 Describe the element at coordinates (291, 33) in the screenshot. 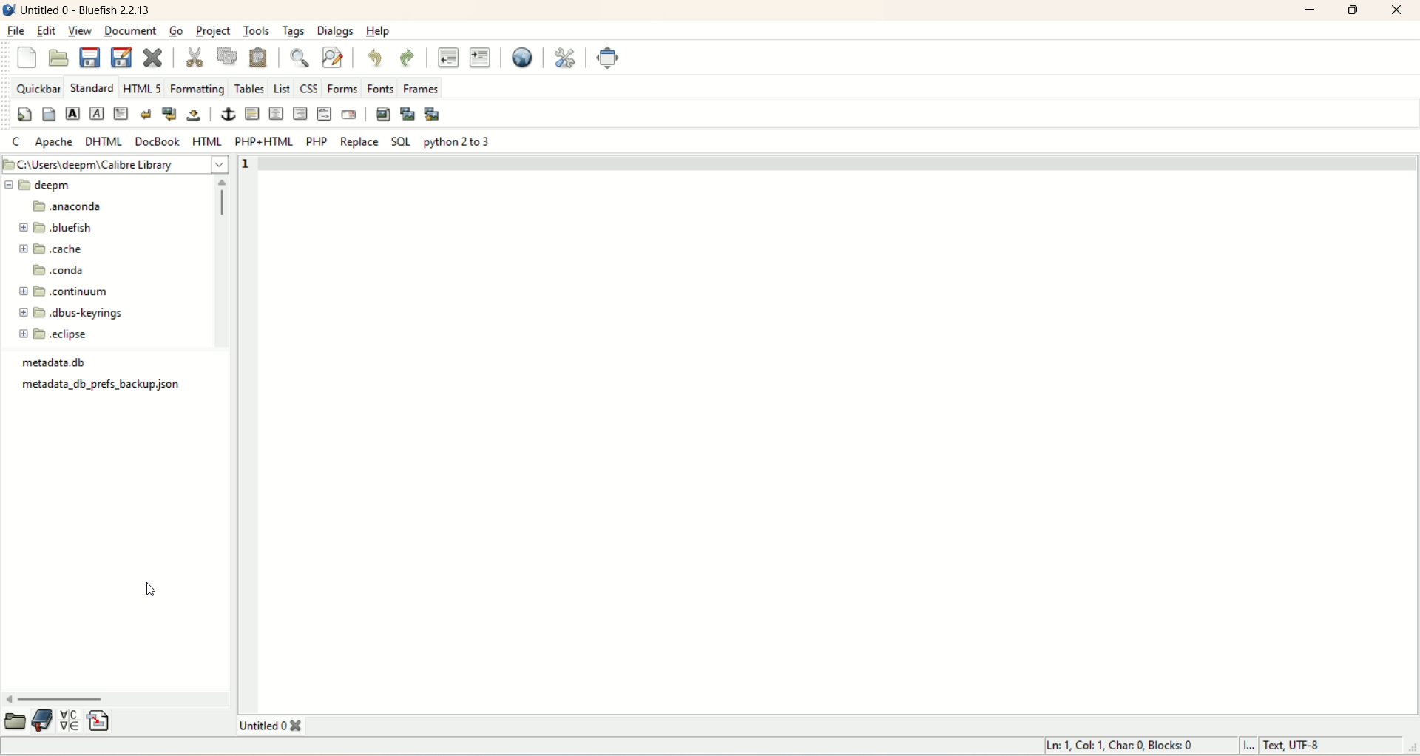

I see `tags` at that location.